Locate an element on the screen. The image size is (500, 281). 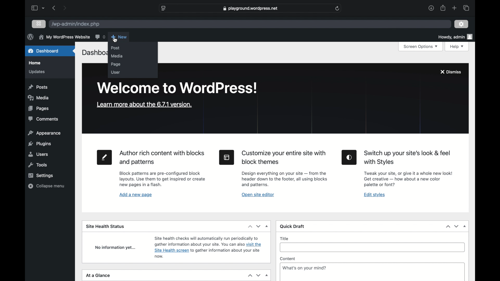
new is located at coordinates (119, 37).